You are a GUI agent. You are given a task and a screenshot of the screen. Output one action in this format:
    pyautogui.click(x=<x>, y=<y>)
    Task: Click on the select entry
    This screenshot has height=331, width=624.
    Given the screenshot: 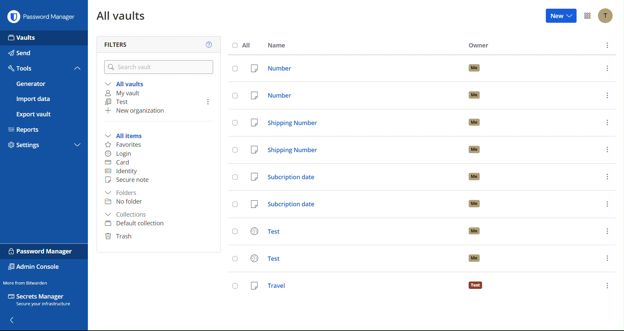 What is the action you would take?
    pyautogui.click(x=236, y=123)
    